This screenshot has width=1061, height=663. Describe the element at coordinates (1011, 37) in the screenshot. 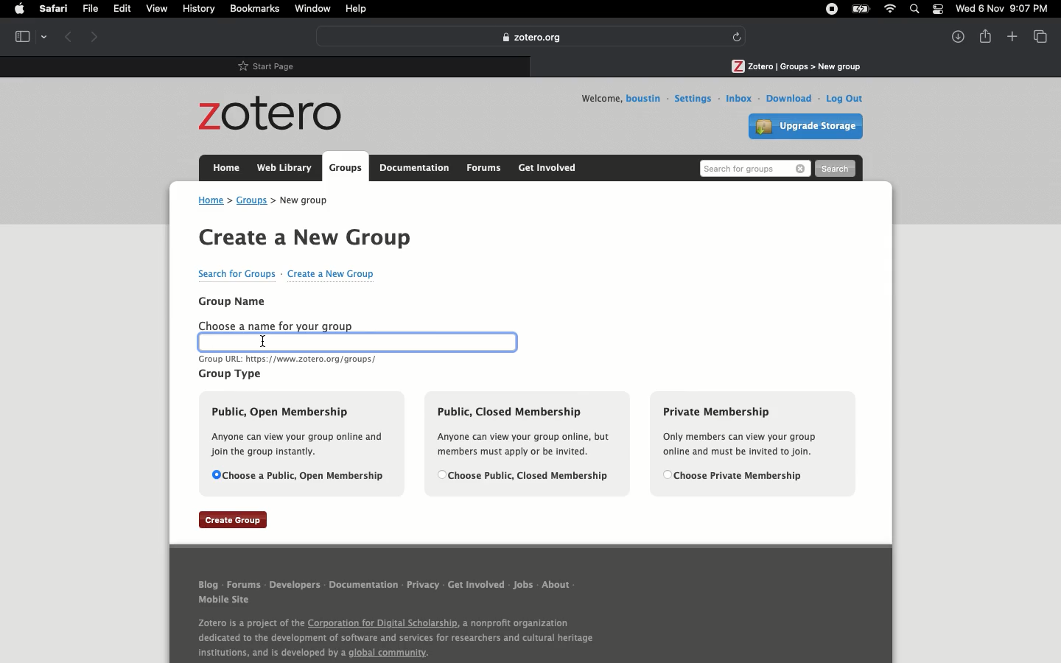

I see `New tab` at that location.